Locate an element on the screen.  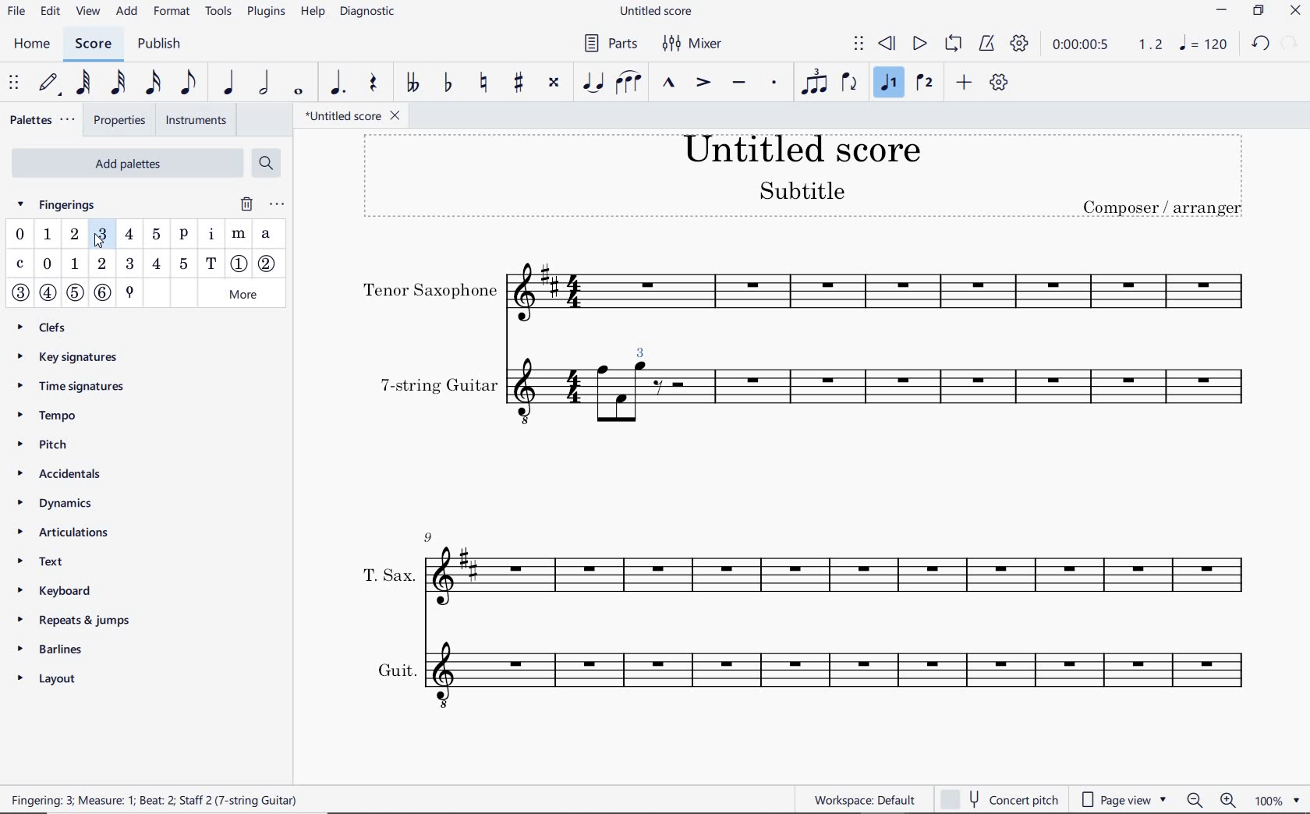
INSTRUMENT: GUIT is located at coordinates (803, 672).